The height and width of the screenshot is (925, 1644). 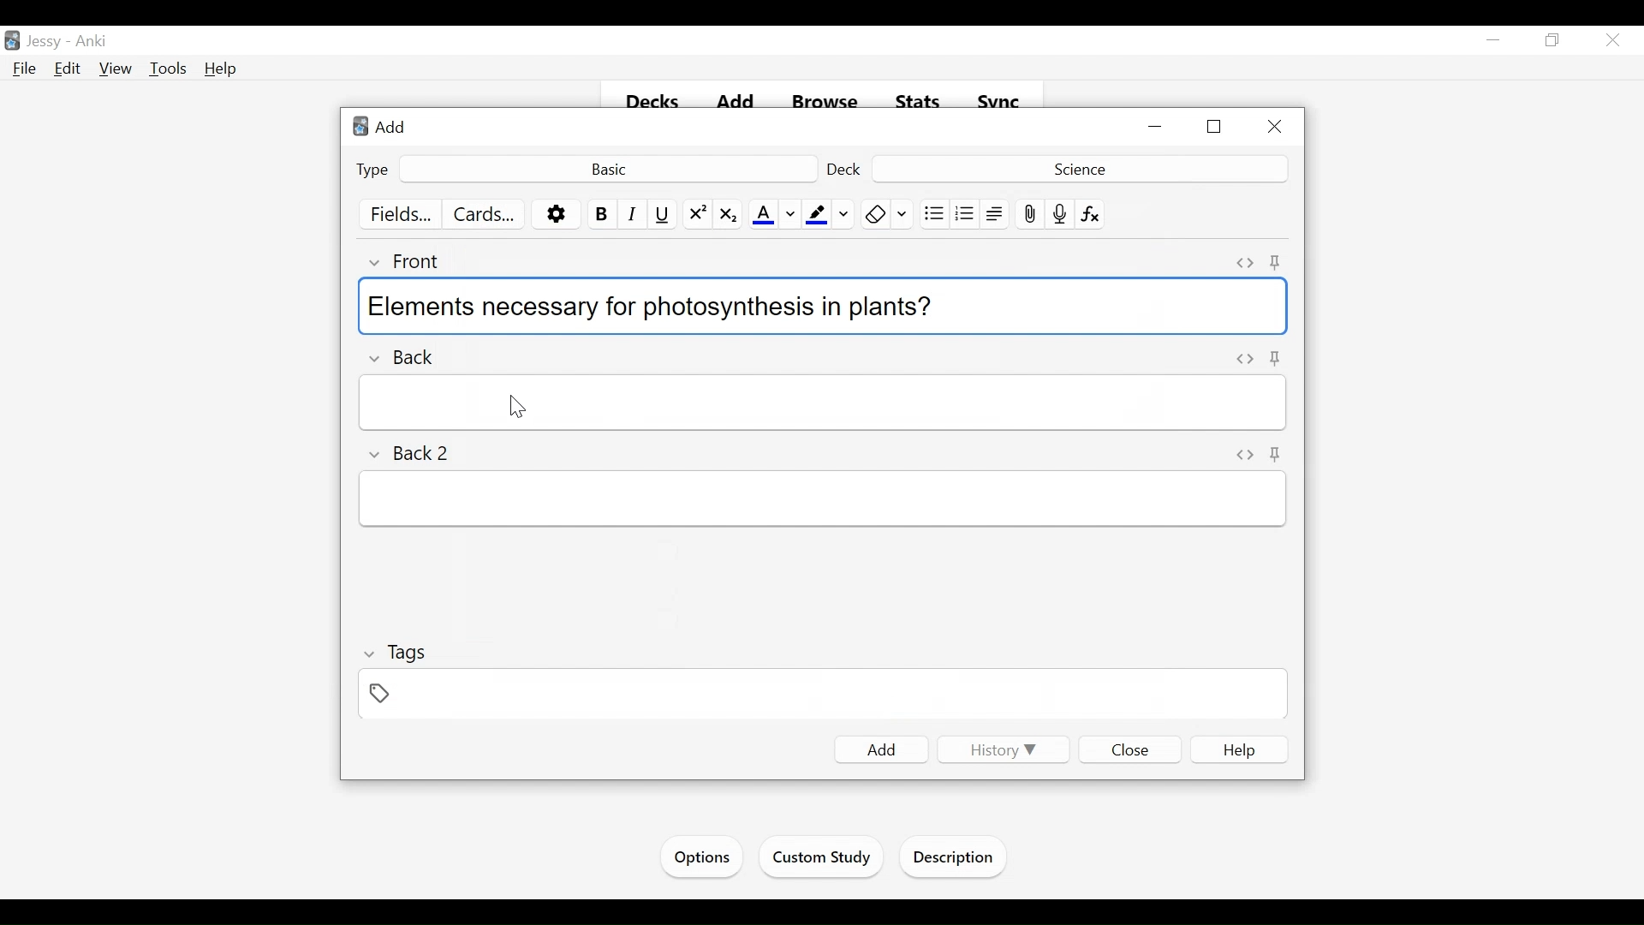 I want to click on Record Audio, so click(x=1060, y=214).